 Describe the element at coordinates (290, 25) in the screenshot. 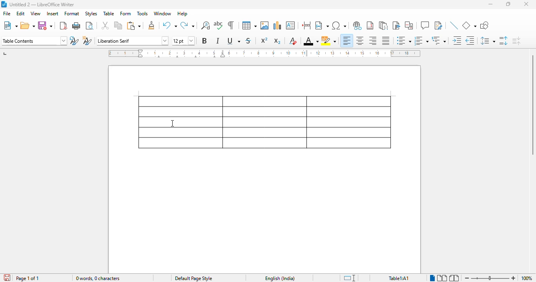

I see `insert text box` at that location.